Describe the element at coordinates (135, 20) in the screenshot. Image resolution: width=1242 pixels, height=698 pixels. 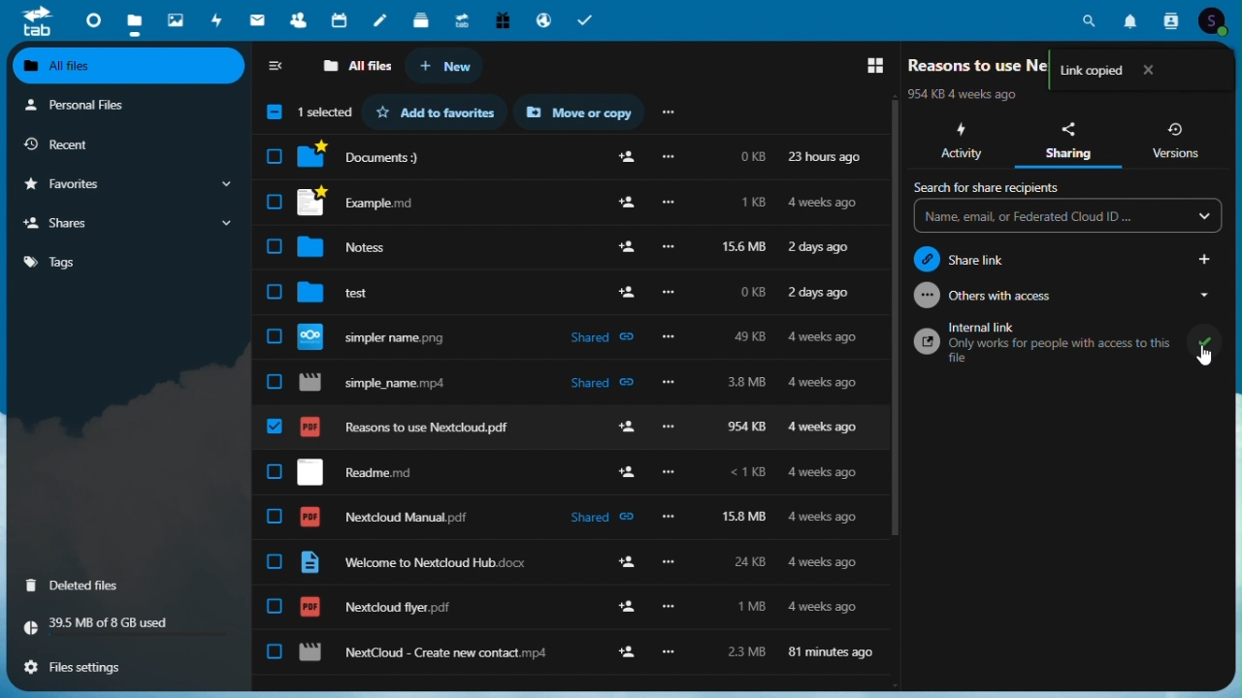
I see `files` at that location.